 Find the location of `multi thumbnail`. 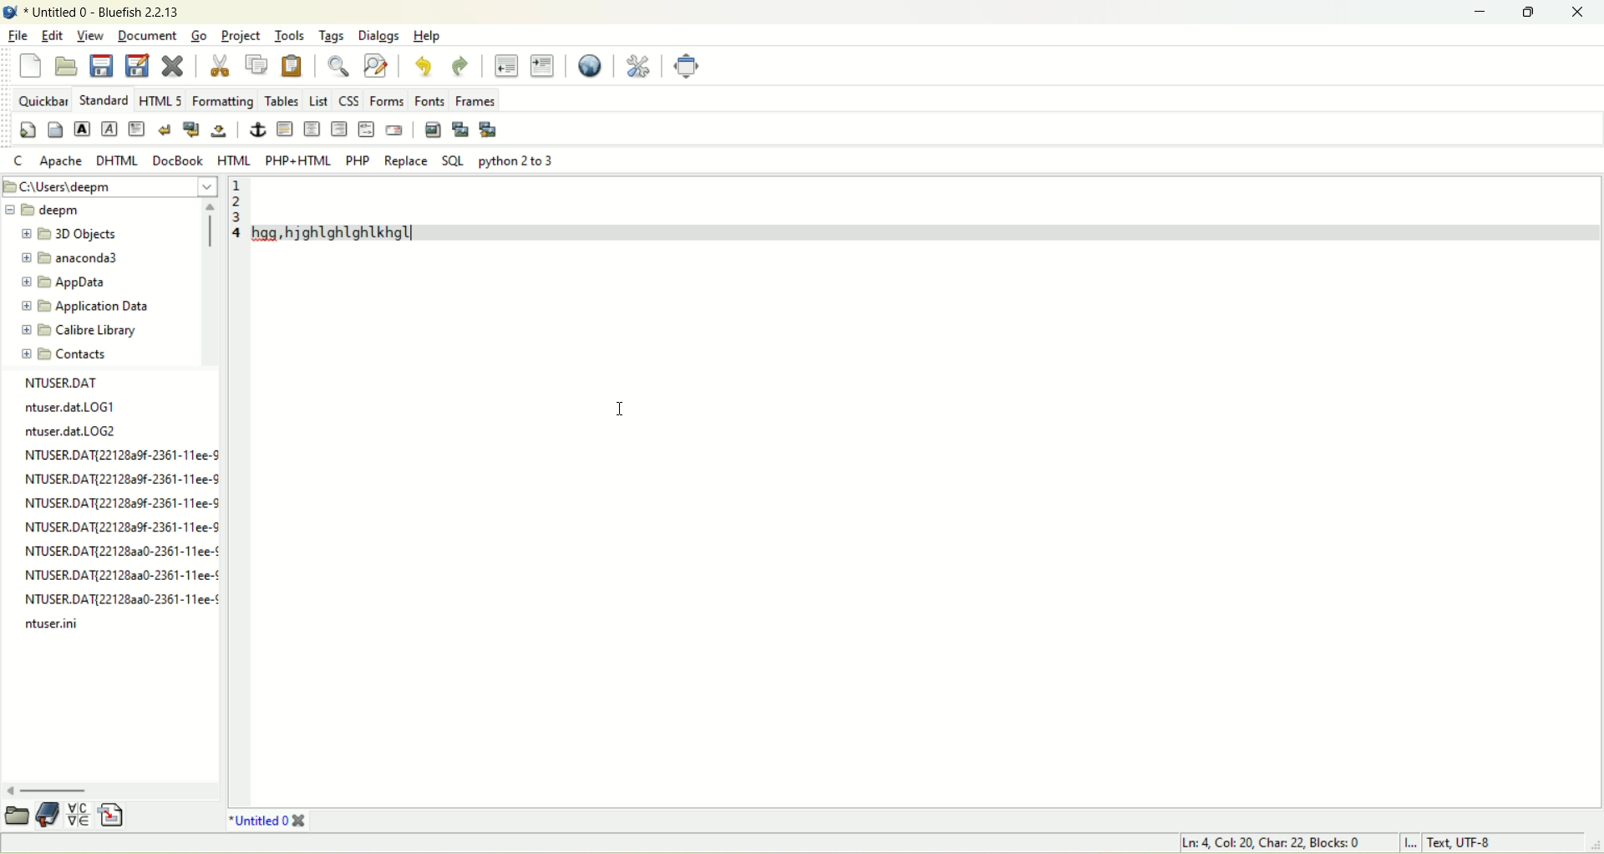

multi thumbnail is located at coordinates (490, 130).